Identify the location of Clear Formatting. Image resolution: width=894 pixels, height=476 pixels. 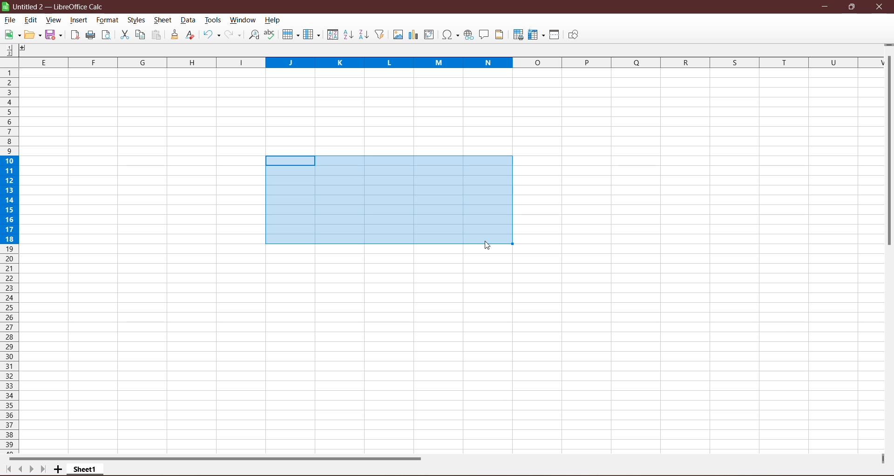
(191, 35).